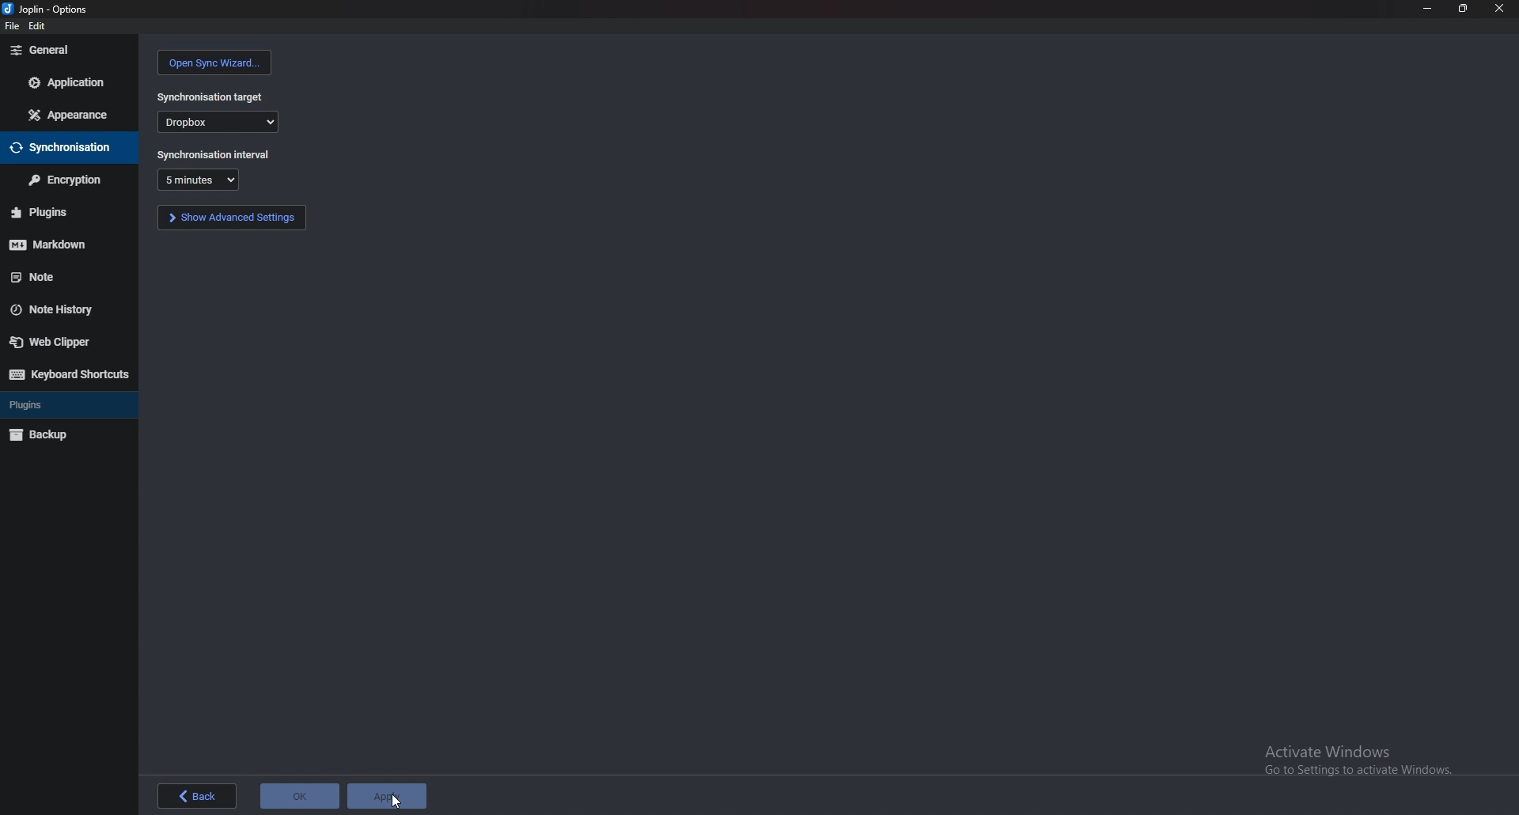 This screenshot has height=815, width=1519. What do you see at coordinates (387, 794) in the screenshot?
I see `apply` at bounding box center [387, 794].